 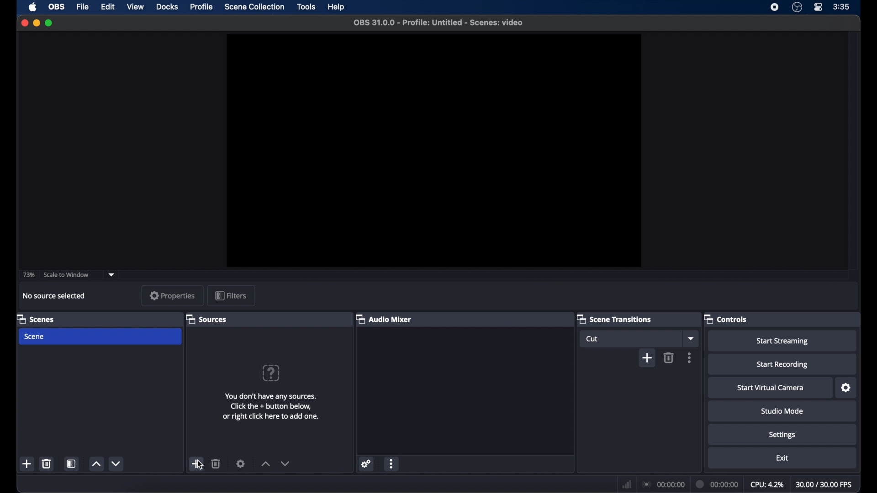 I want to click on cursor, so click(x=199, y=464).